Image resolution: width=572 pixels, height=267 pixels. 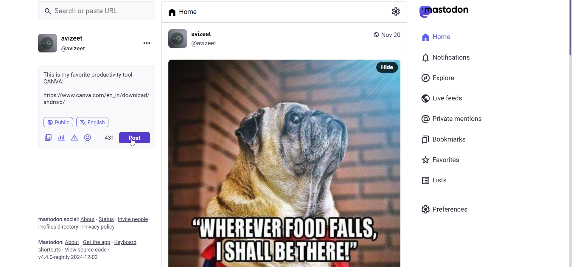 What do you see at coordinates (206, 44) in the screenshot?
I see `@avizeet` at bounding box center [206, 44].